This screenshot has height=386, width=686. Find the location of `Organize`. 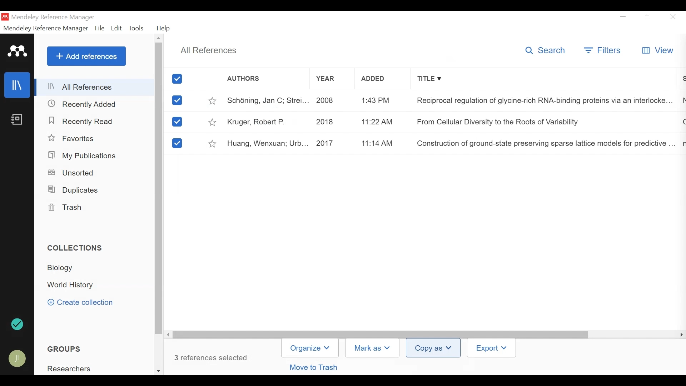

Organize is located at coordinates (310, 348).